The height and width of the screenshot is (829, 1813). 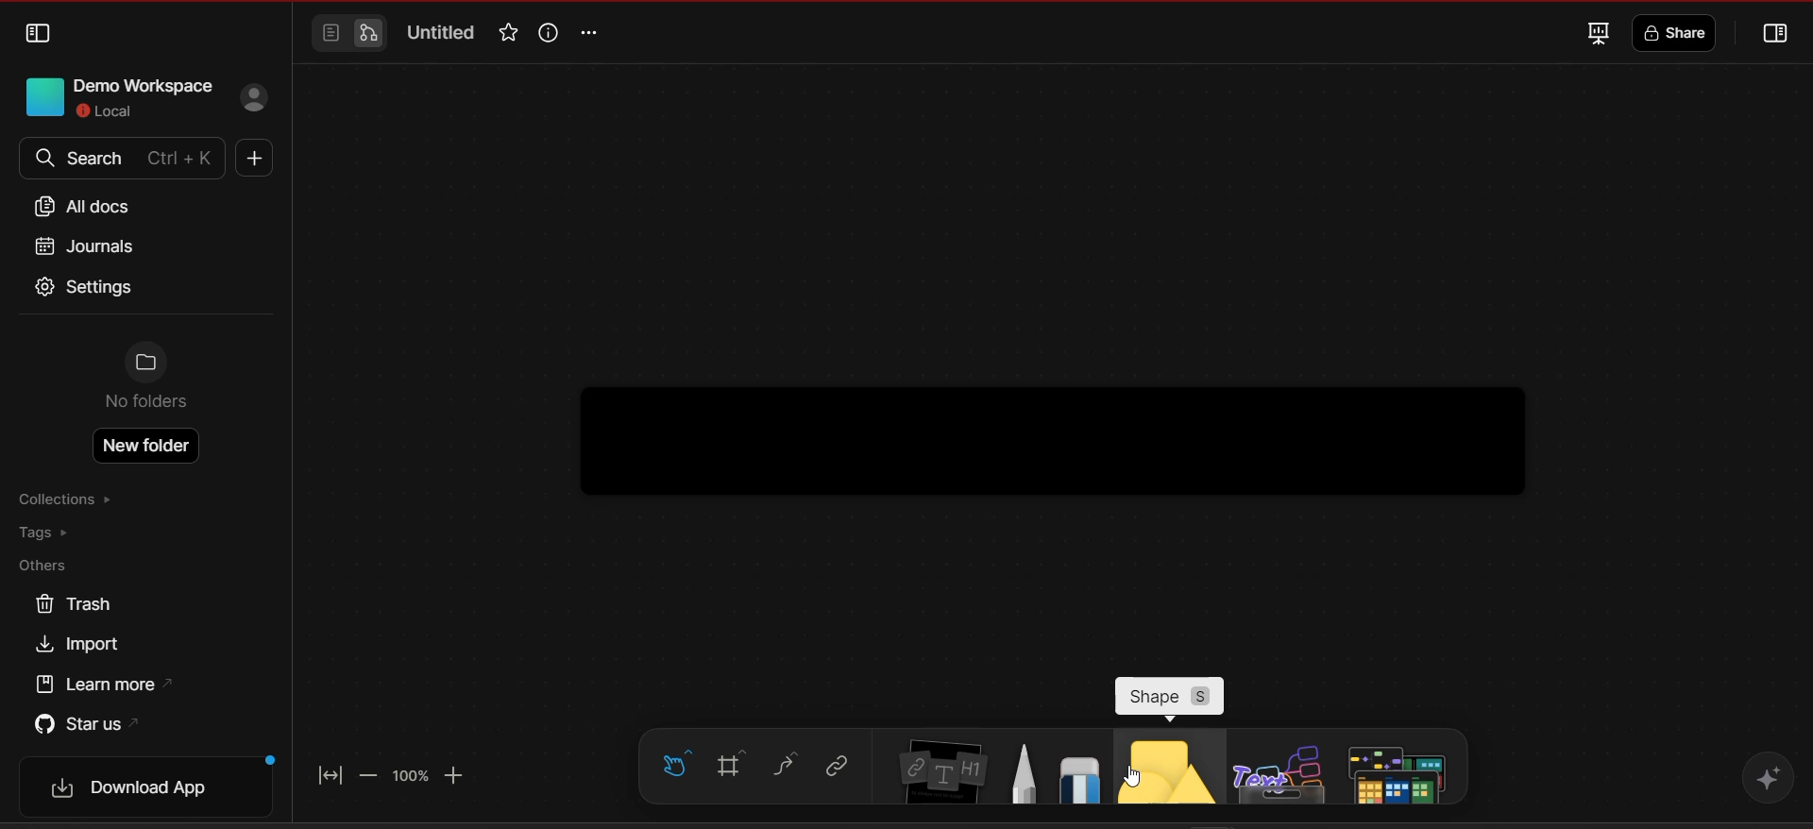 I want to click on fit to screen, so click(x=334, y=772).